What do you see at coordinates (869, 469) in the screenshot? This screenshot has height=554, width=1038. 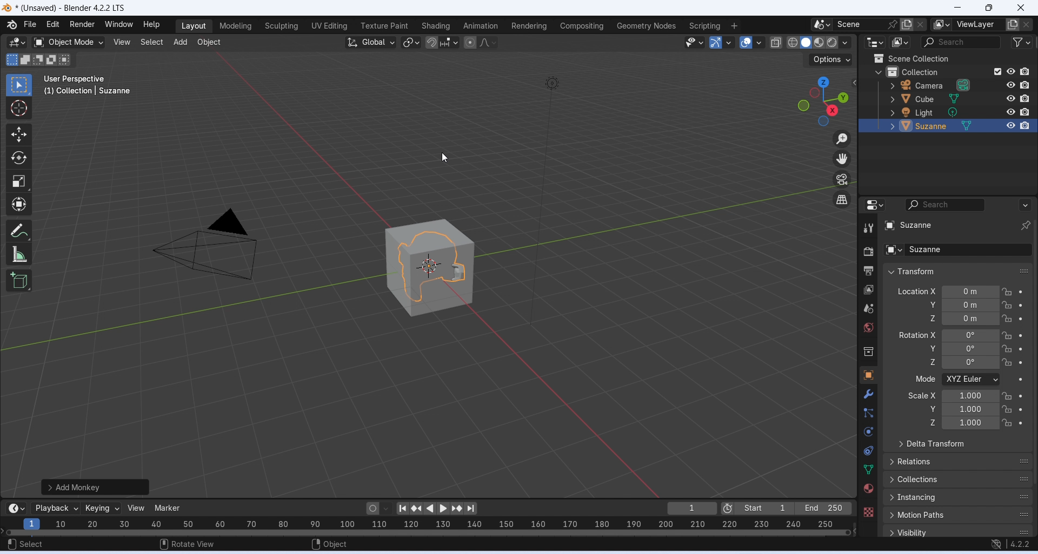 I see `data` at bounding box center [869, 469].